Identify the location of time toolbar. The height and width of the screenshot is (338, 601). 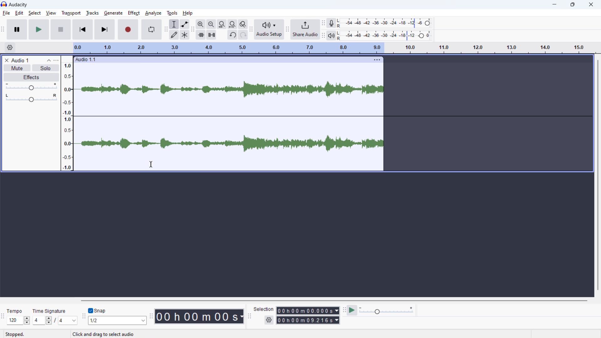
(151, 317).